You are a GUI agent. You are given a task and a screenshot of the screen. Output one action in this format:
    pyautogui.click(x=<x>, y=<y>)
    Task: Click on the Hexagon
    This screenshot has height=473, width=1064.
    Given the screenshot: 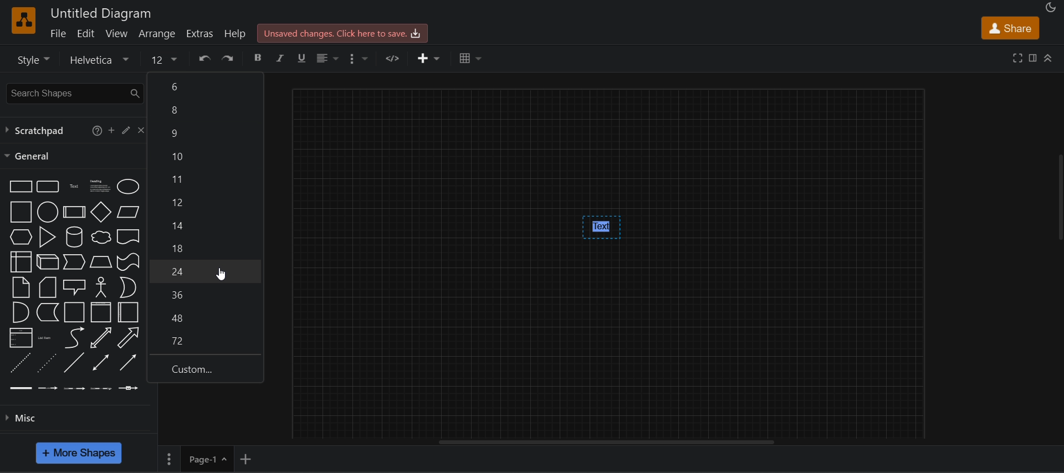 What is the action you would take?
    pyautogui.click(x=21, y=237)
    